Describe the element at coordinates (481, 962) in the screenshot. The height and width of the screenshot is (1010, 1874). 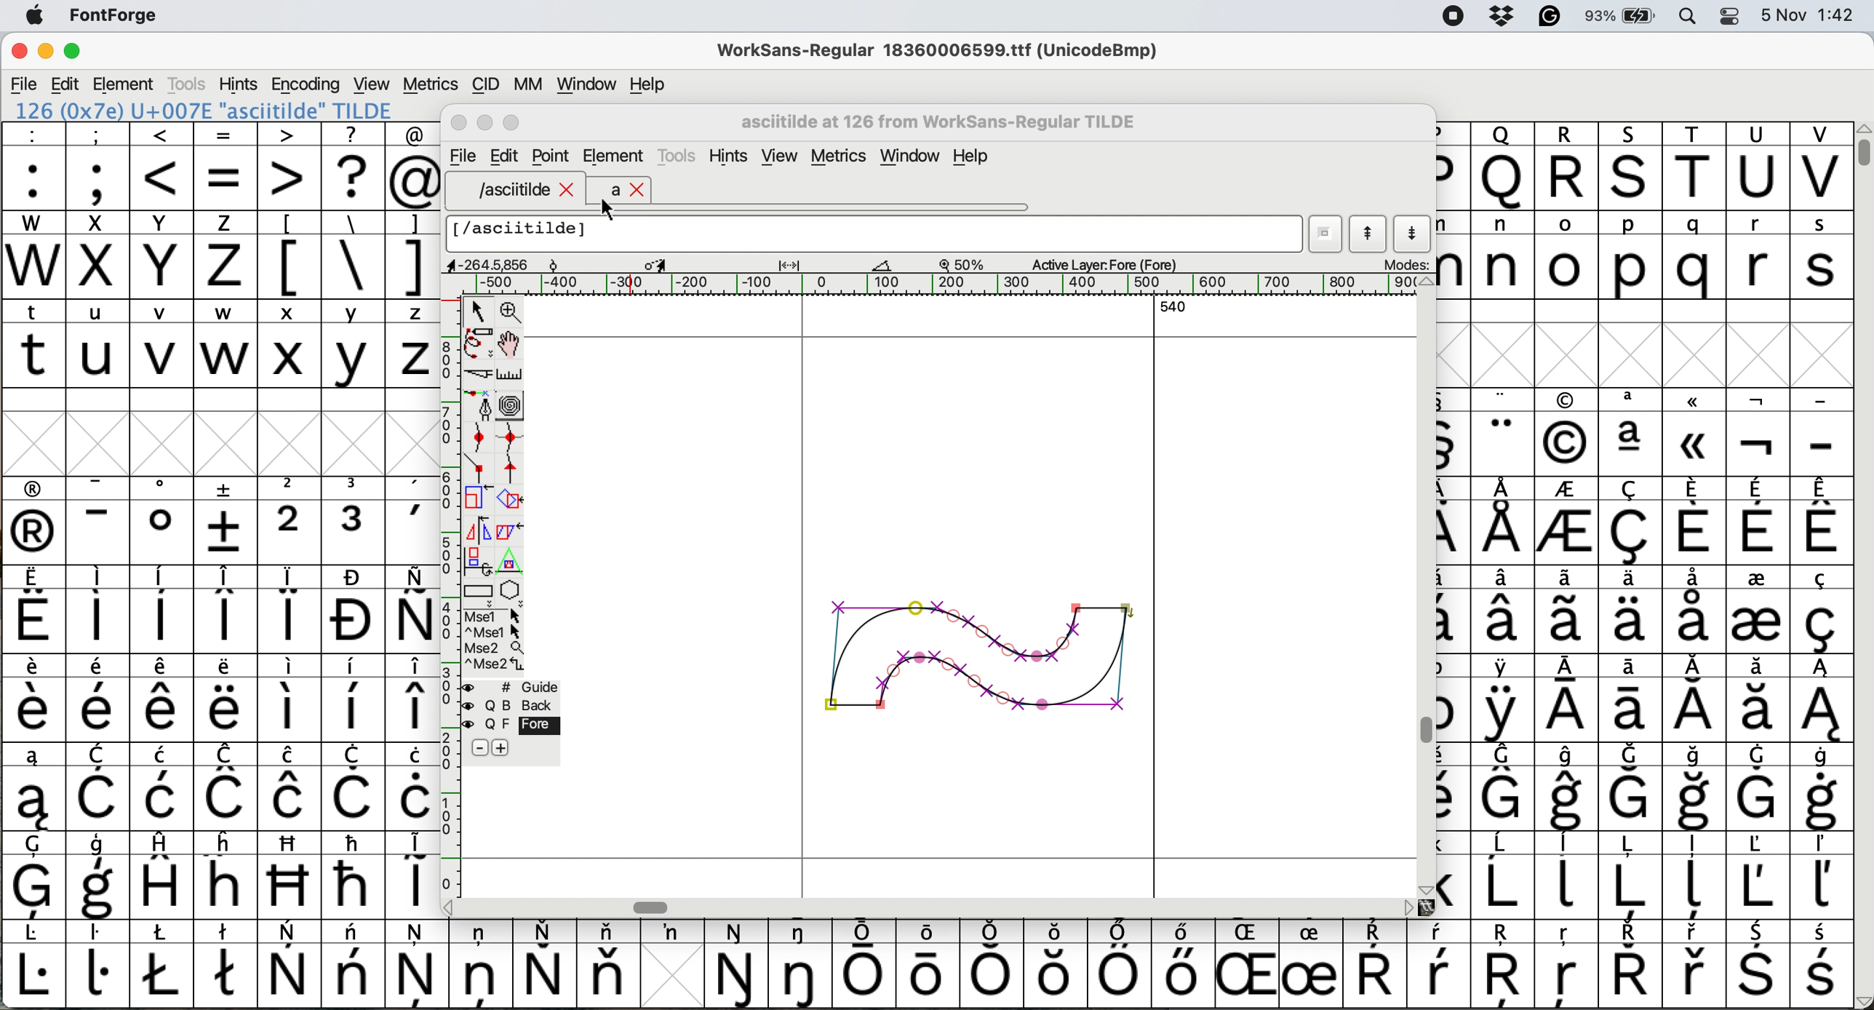
I see `symbol` at that location.